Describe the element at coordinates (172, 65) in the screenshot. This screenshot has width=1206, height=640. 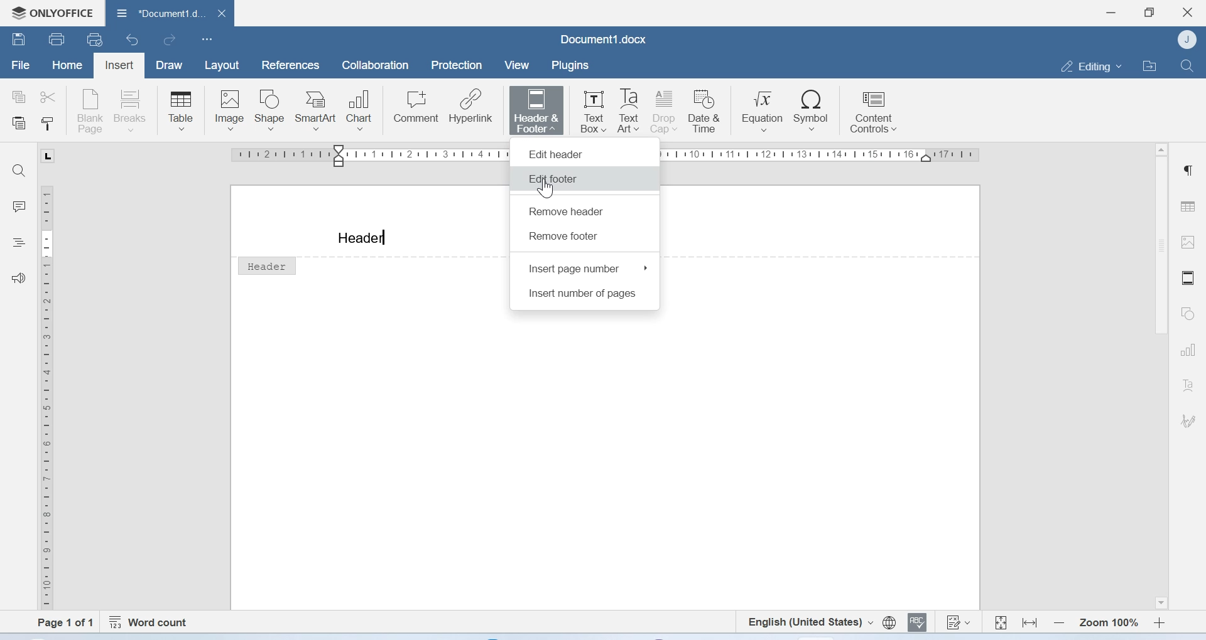
I see `Draw` at that location.